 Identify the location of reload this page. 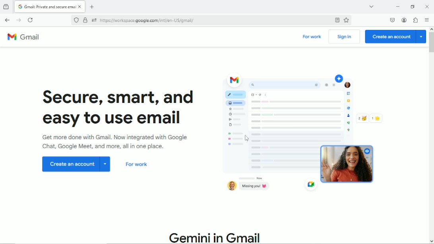
(31, 20).